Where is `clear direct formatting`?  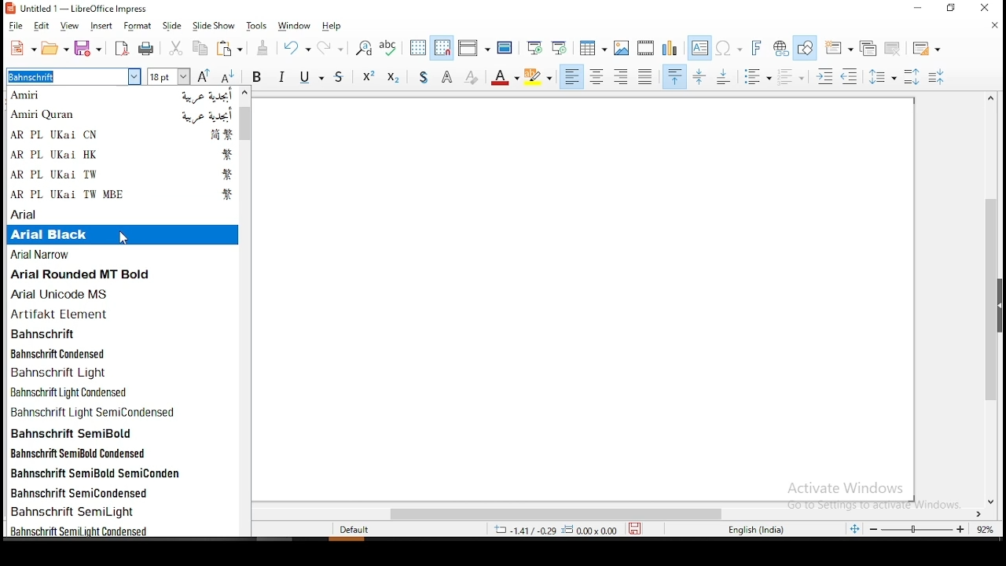
clear direct formatting is located at coordinates (473, 78).